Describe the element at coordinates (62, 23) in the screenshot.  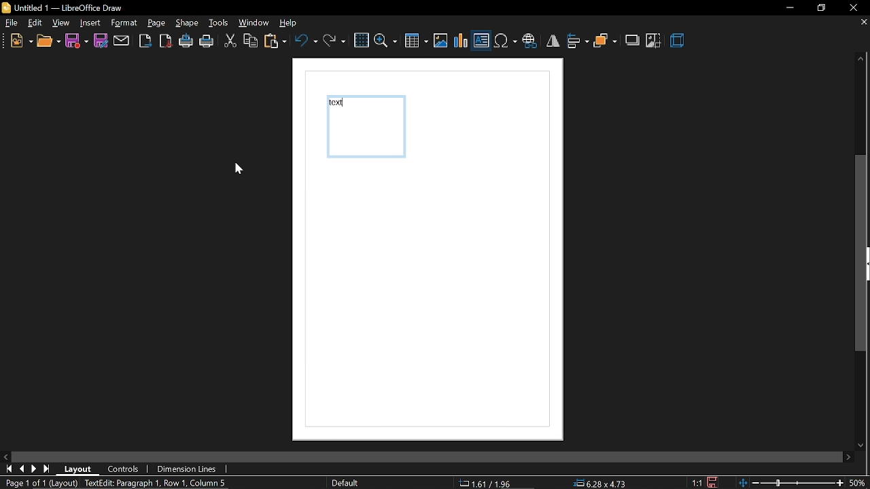
I see `view` at that location.